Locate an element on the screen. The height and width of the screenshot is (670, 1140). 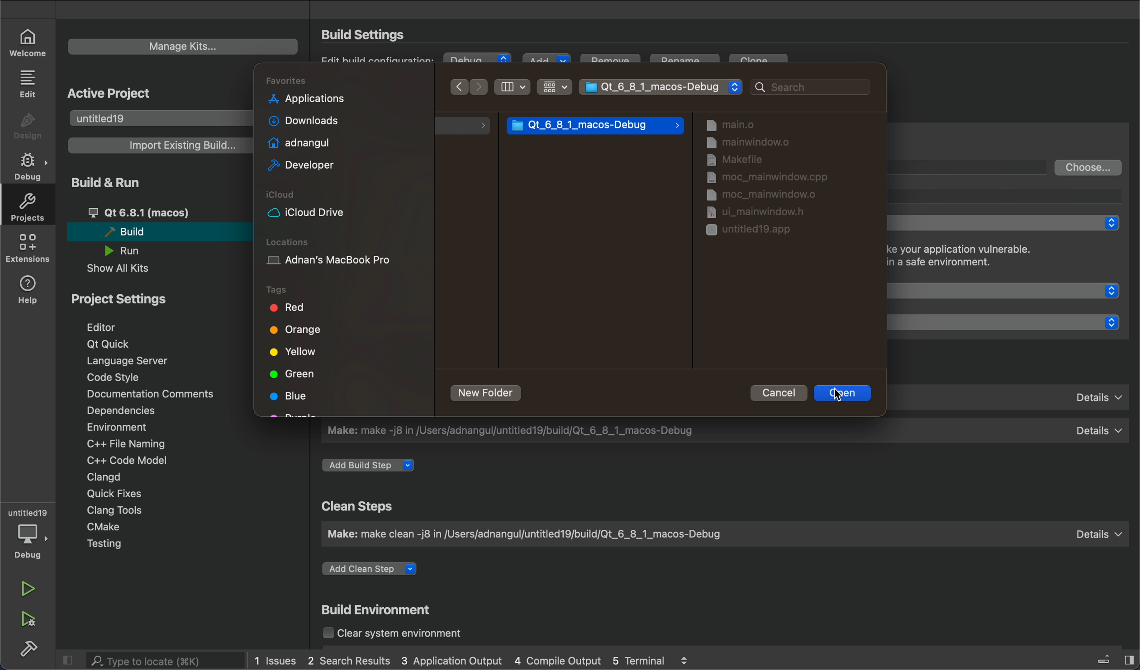
build is located at coordinates (29, 647).